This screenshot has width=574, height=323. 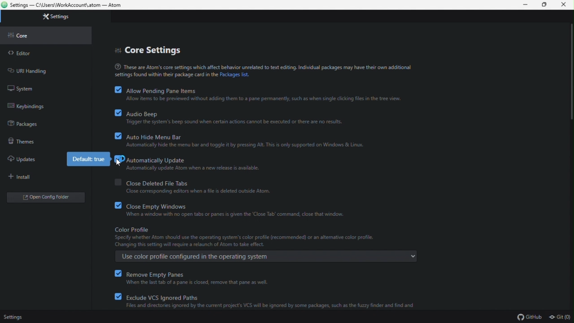 I want to click on keybinding, so click(x=26, y=104).